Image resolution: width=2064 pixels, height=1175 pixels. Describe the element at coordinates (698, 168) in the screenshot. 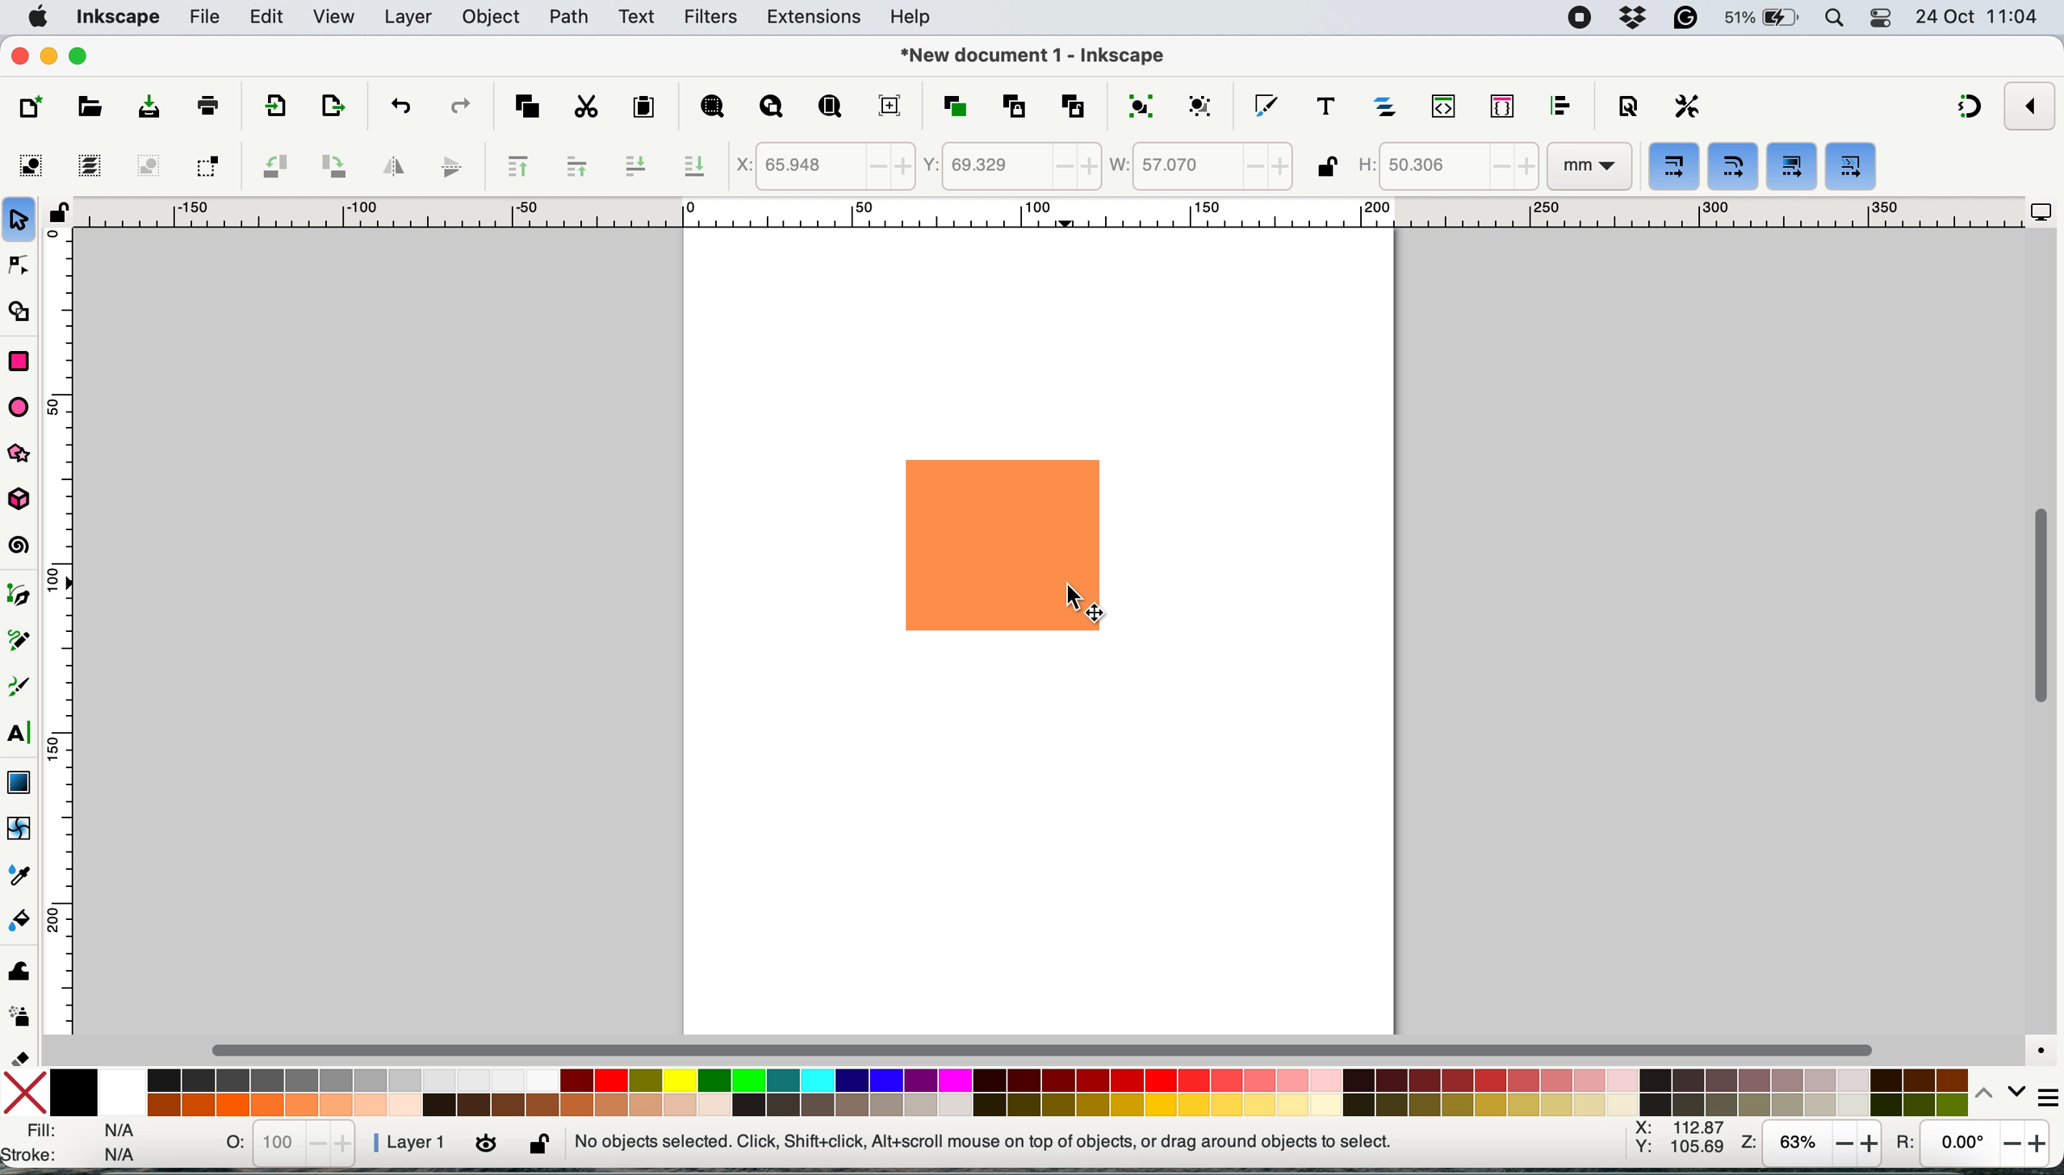

I see `lower selection to bottom` at that location.